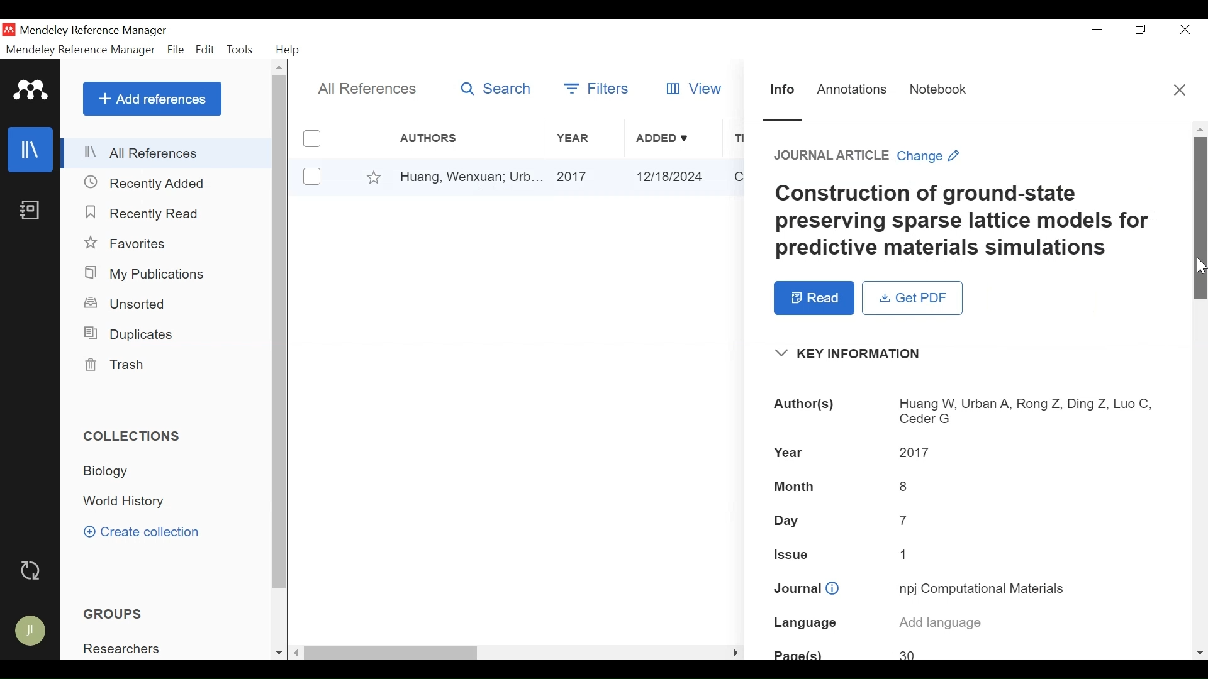  What do you see at coordinates (793, 555) in the screenshot?
I see `Issue` at bounding box center [793, 555].